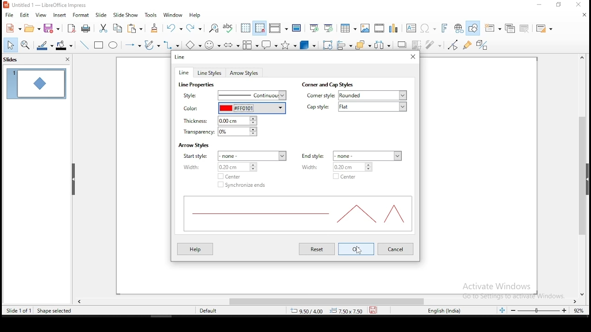 This screenshot has height=332, width=591. What do you see at coordinates (584, 292) in the screenshot?
I see `close` at bounding box center [584, 292].